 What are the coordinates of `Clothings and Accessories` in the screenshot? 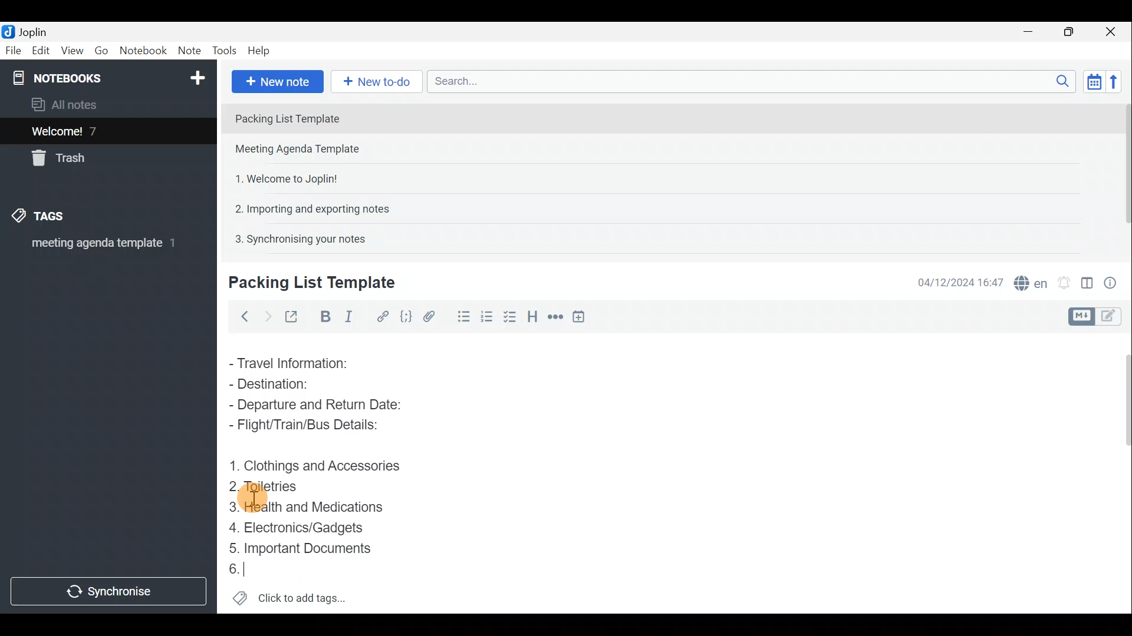 It's located at (317, 465).